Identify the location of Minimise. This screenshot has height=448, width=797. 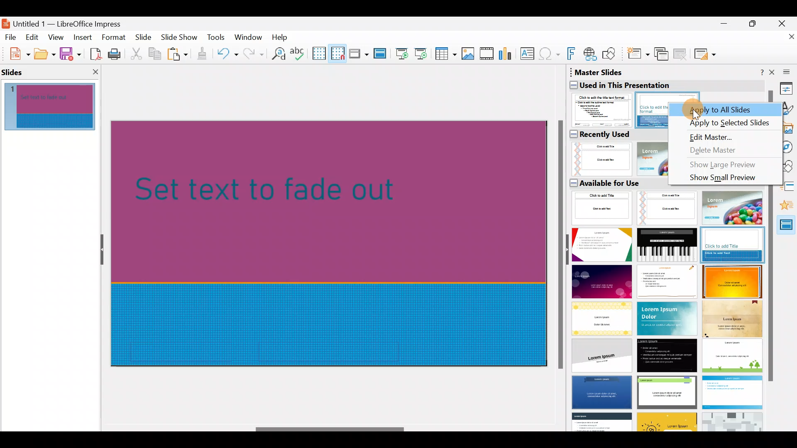
(723, 27).